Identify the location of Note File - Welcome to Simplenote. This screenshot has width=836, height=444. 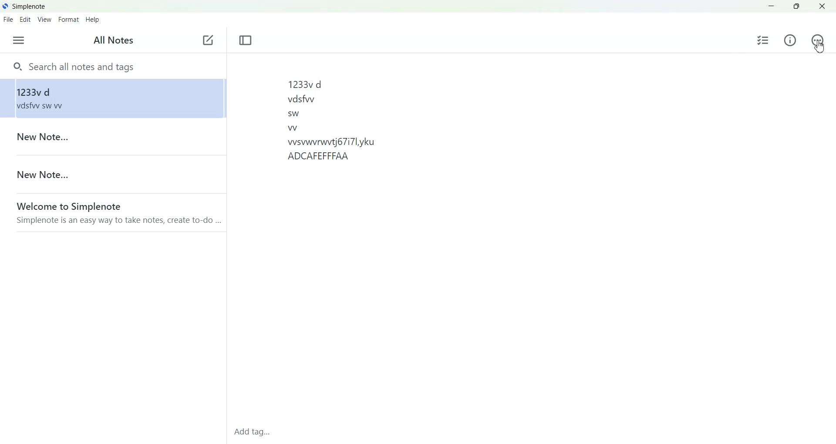
(112, 212).